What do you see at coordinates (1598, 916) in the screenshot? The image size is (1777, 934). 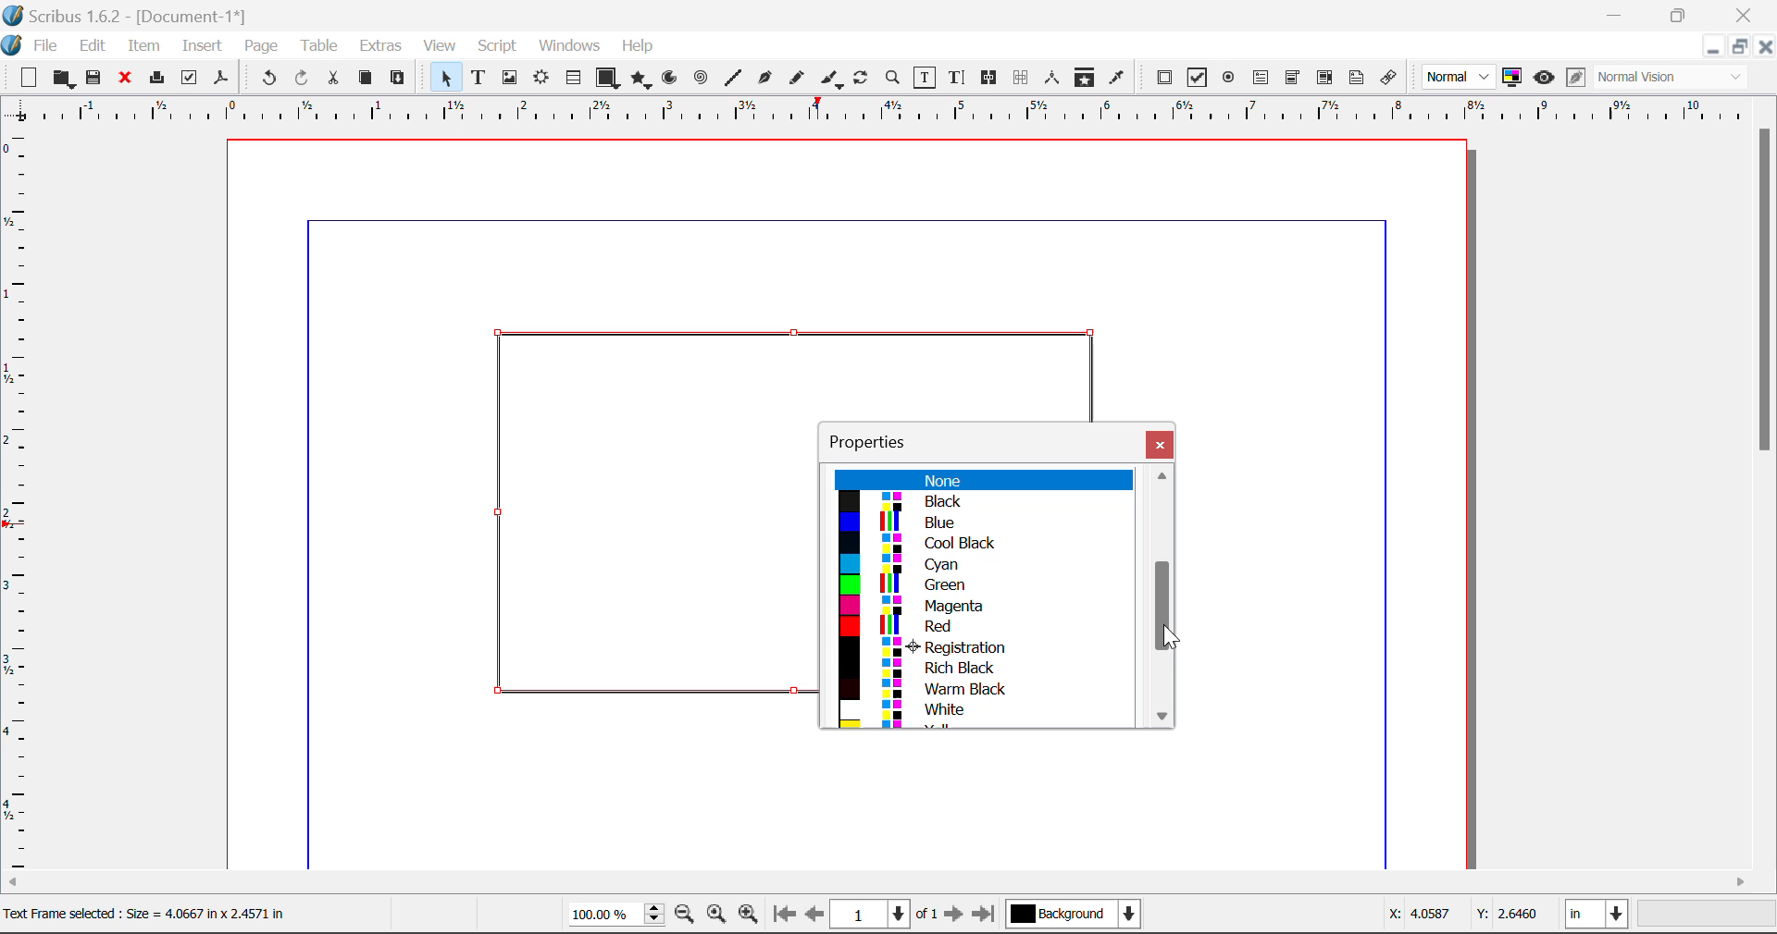 I see `Measurement Units` at bounding box center [1598, 916].